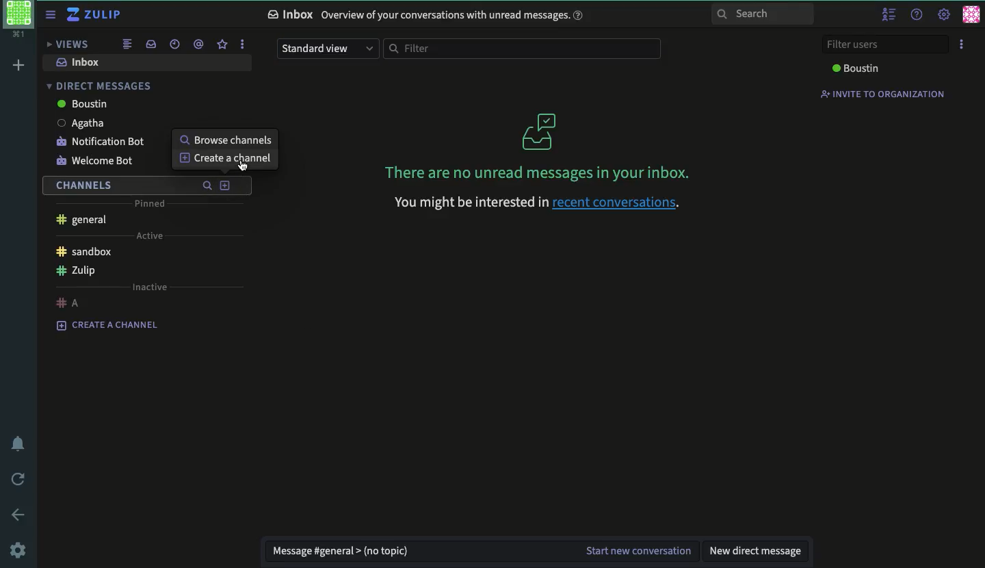 Image resolution: width=985 pixels, height=568 pixels. Describe the element at coordinates (943, 14) in the screenshot. I see `settings` at that location.